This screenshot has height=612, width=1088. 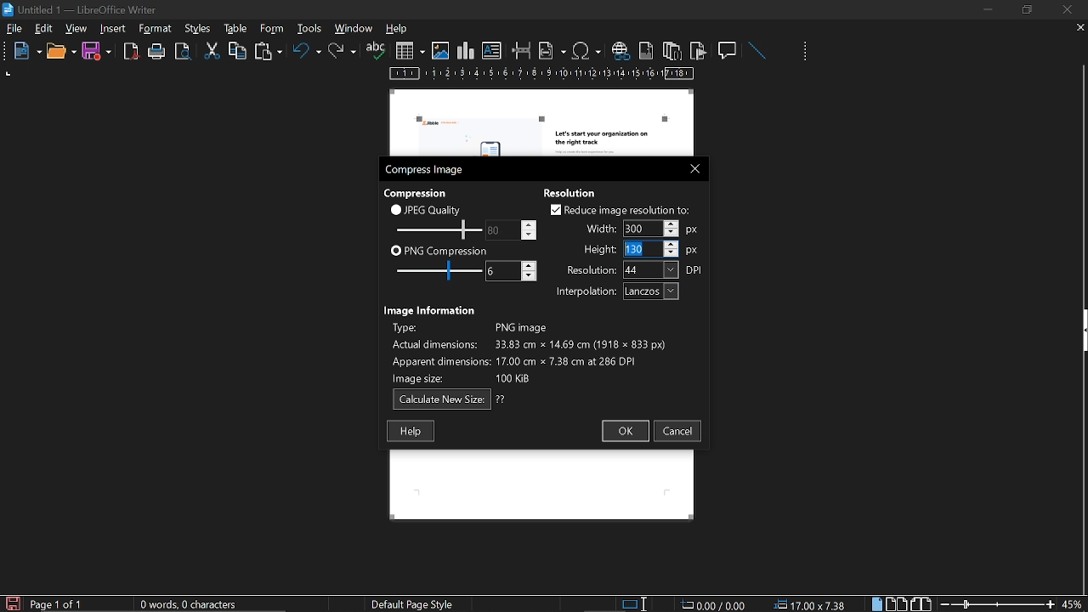 I want to click on insert field, so click(x=552, y=50).